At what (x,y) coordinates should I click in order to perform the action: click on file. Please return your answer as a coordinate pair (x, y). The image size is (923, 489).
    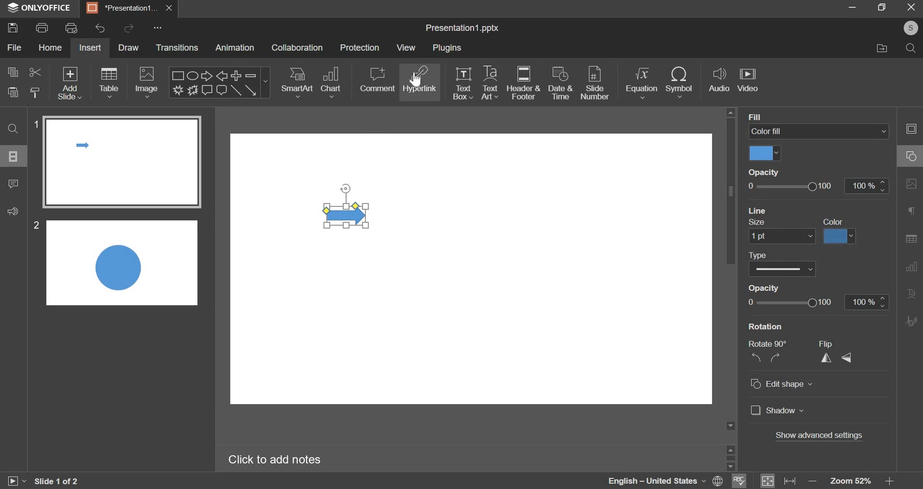
    Looking at the image, I should click on (14, 47).